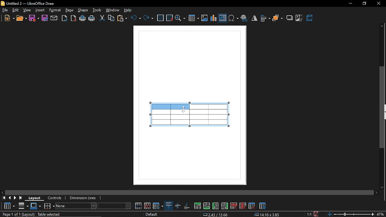 The width and height of the screenshot is (386, 217). Describe the element at coordinates (262, 205) in the screenshot. I see `table properties` at that location.